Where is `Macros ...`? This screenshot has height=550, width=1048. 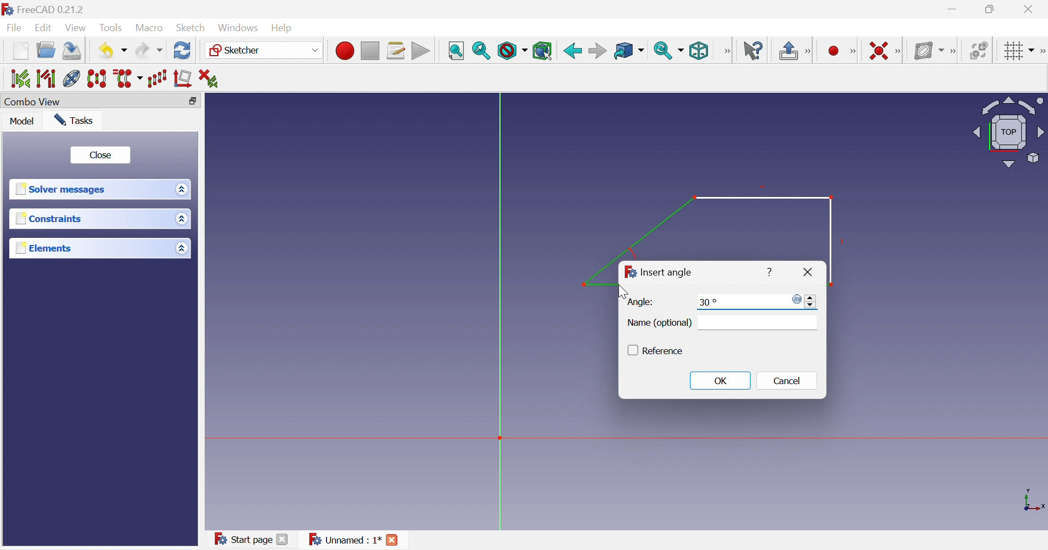
Macros ... is located at coordinates (396, 50).